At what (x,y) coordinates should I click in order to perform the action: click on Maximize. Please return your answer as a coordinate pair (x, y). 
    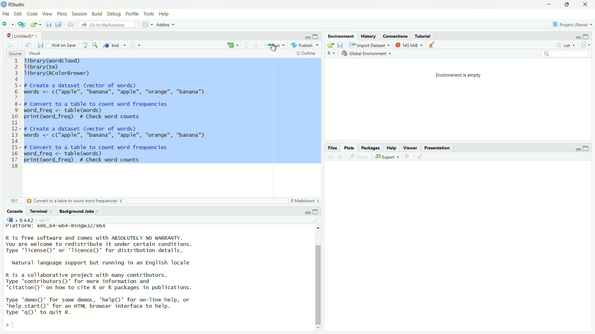
    Looking at the image, I should click on (316, 212).